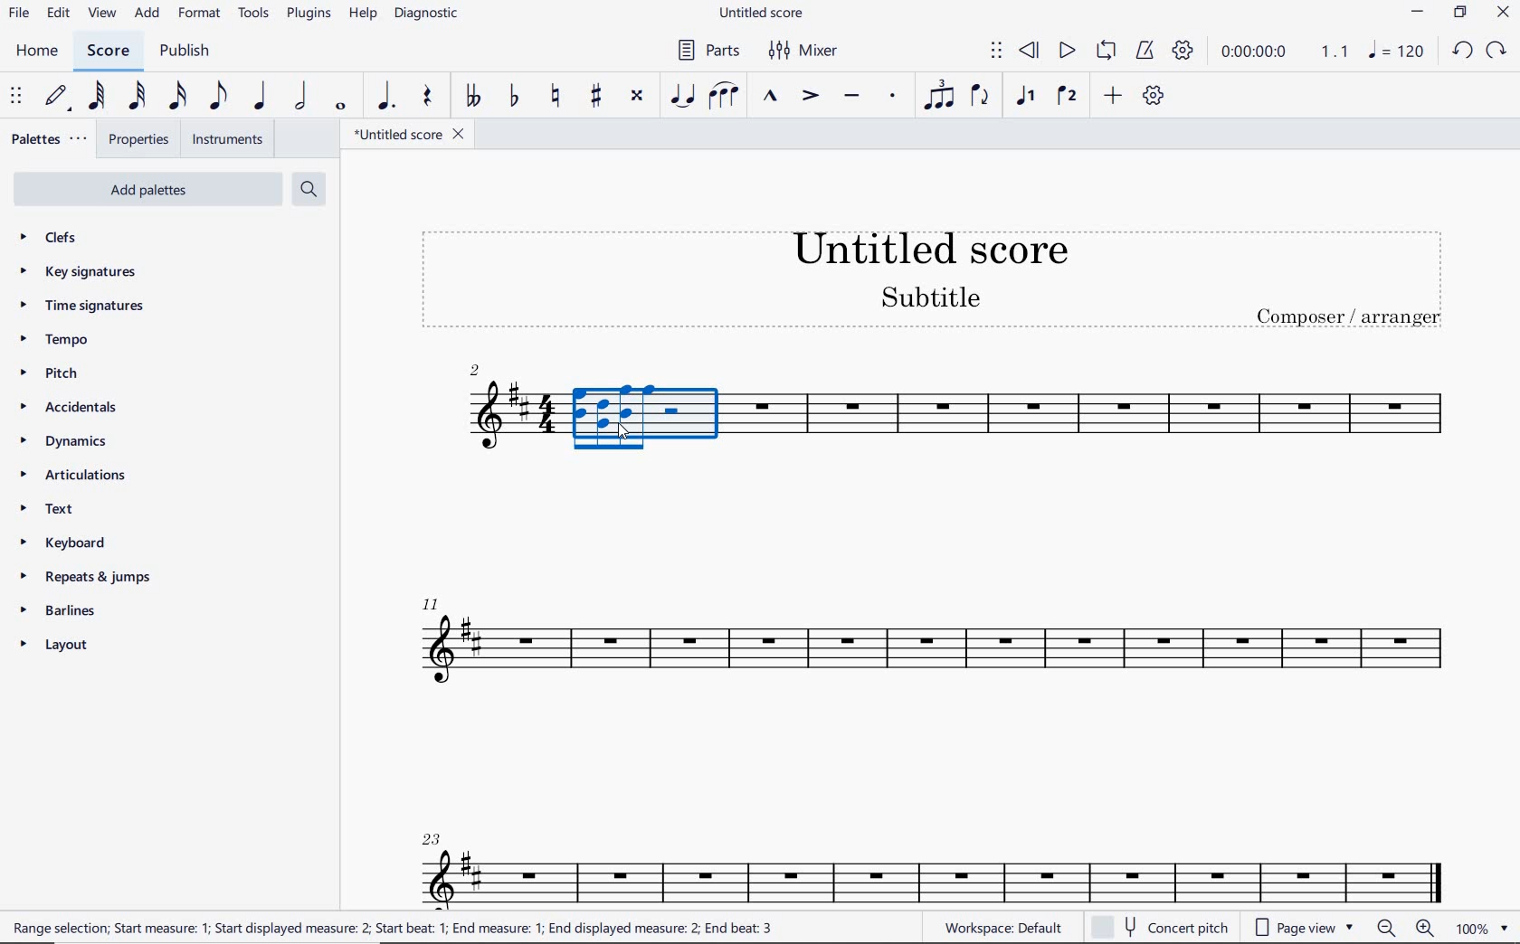 The image size is (1520, 944). Describe the element at coordinates (1497, 51) in the screenshot. I see `REDO` at that location.